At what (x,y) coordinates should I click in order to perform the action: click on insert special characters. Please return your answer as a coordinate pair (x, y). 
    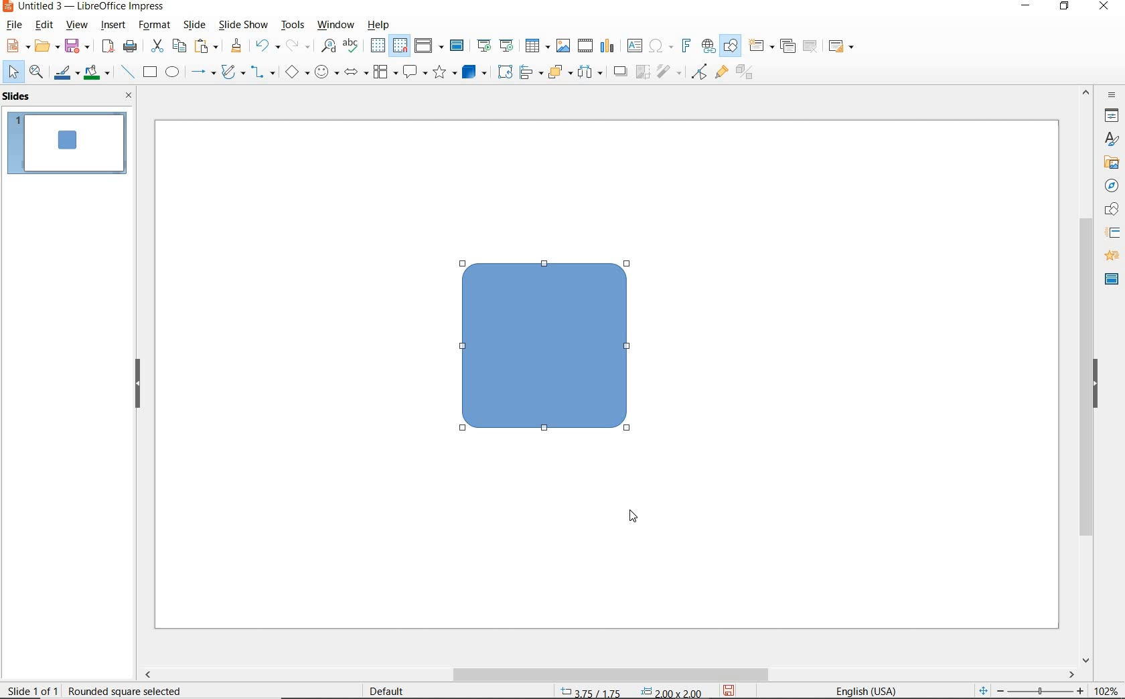
    Looking at the image, I should click on (661, 45).